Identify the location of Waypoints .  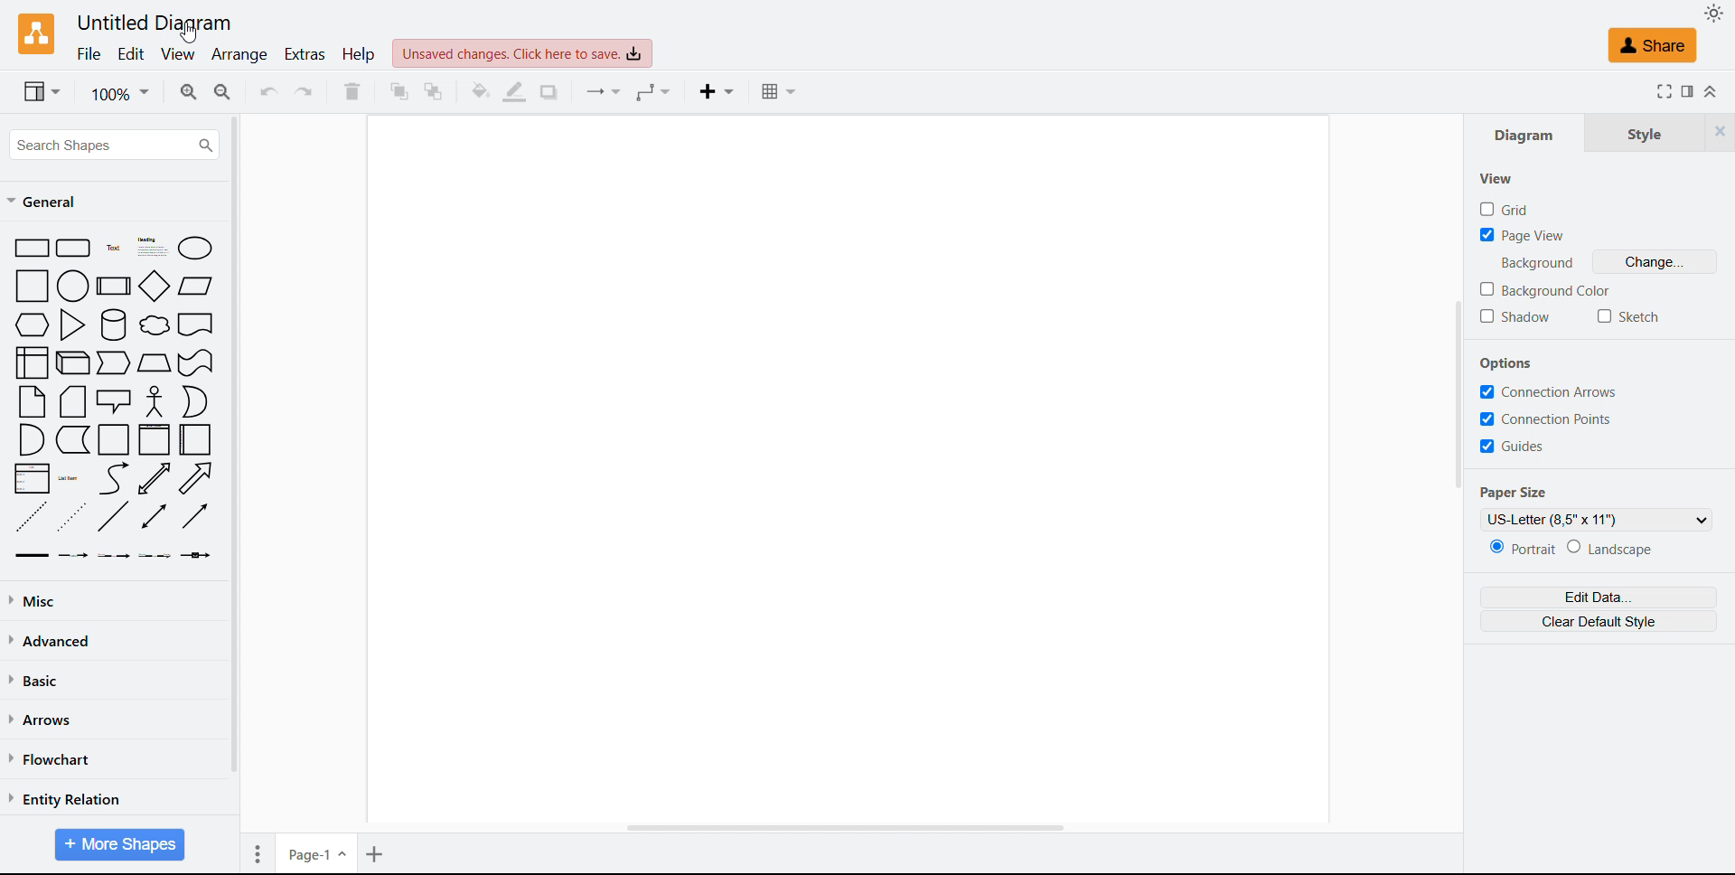
(654, 93).